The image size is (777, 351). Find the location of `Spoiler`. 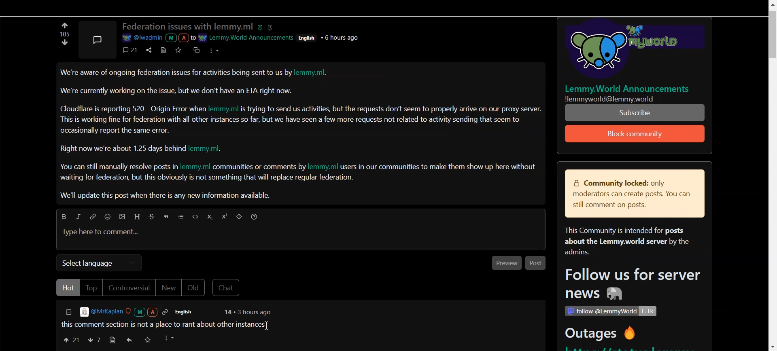

Spoiler is located at coordinates (240, 218).